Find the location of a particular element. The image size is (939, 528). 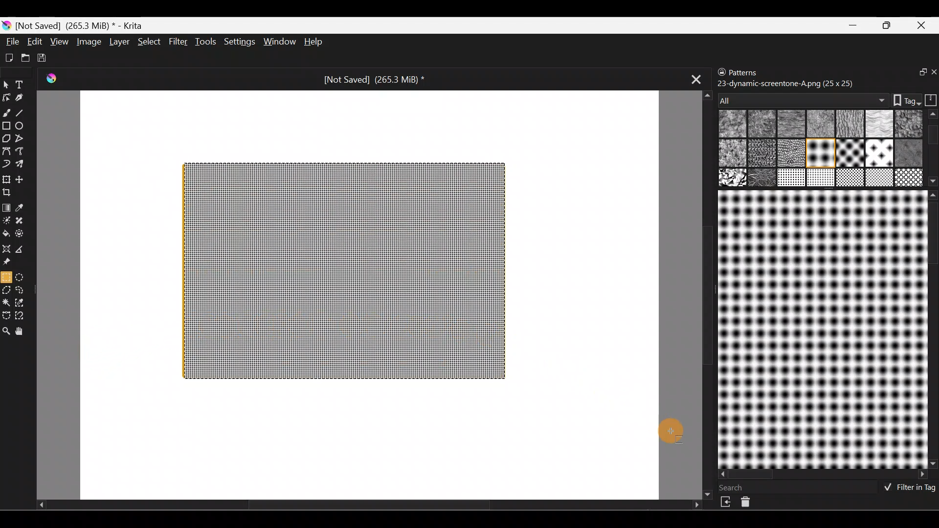

Measure the distance between two points is located at coordinates (24, 249).